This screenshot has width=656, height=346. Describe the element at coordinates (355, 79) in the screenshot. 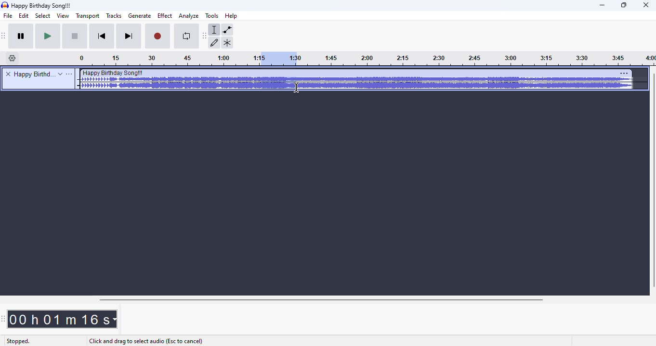

I see `audio track` at that location.